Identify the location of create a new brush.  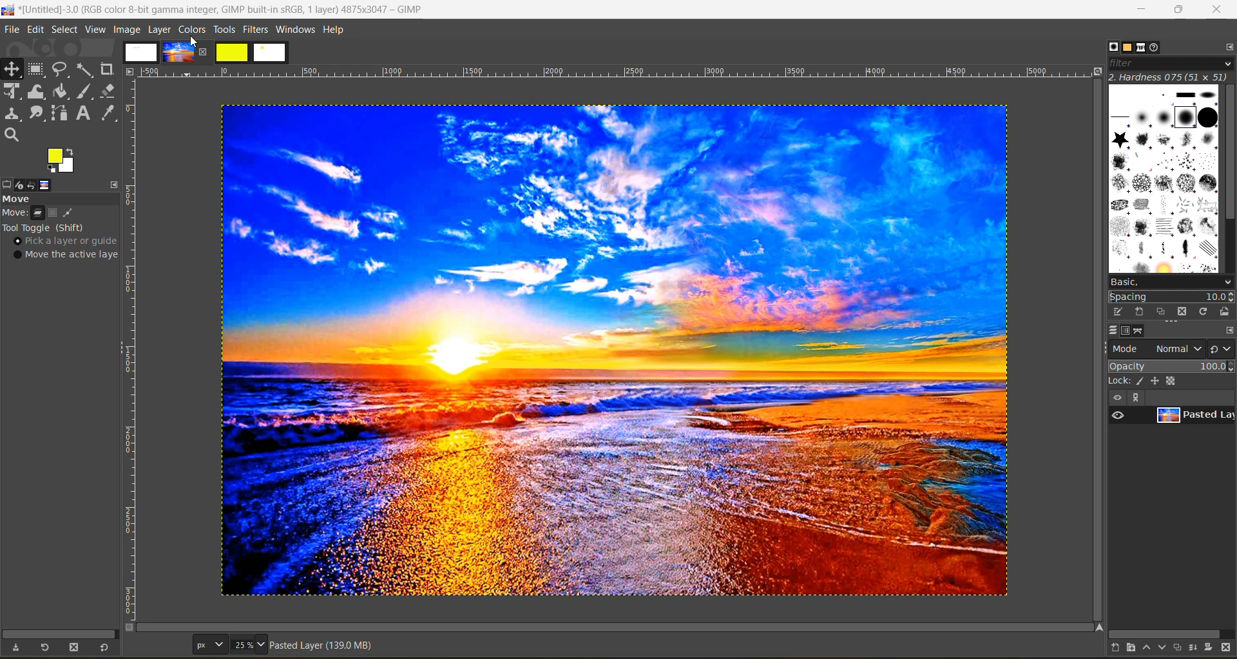
(1138, 311).